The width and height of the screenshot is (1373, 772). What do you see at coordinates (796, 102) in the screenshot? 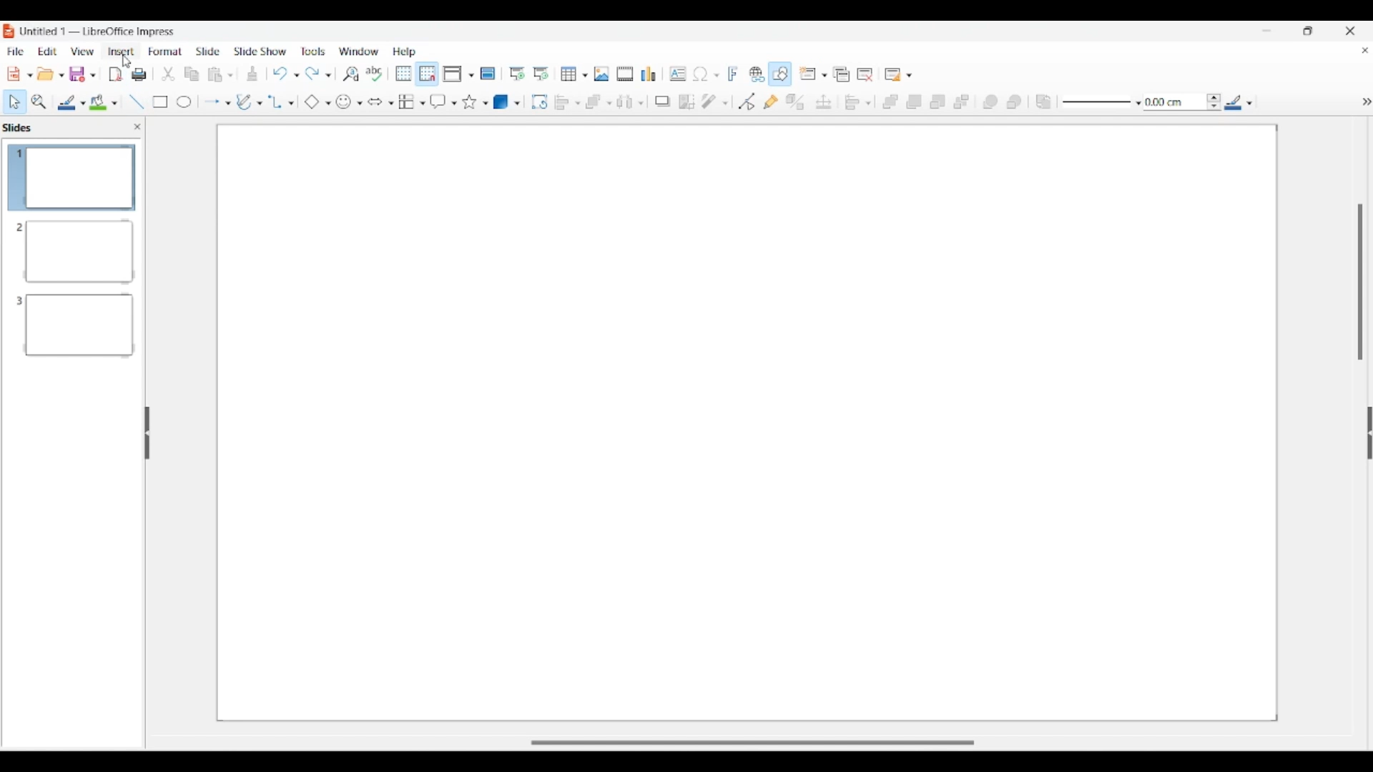
I see `Toggle extrusion` at bounding box center [796, 102].